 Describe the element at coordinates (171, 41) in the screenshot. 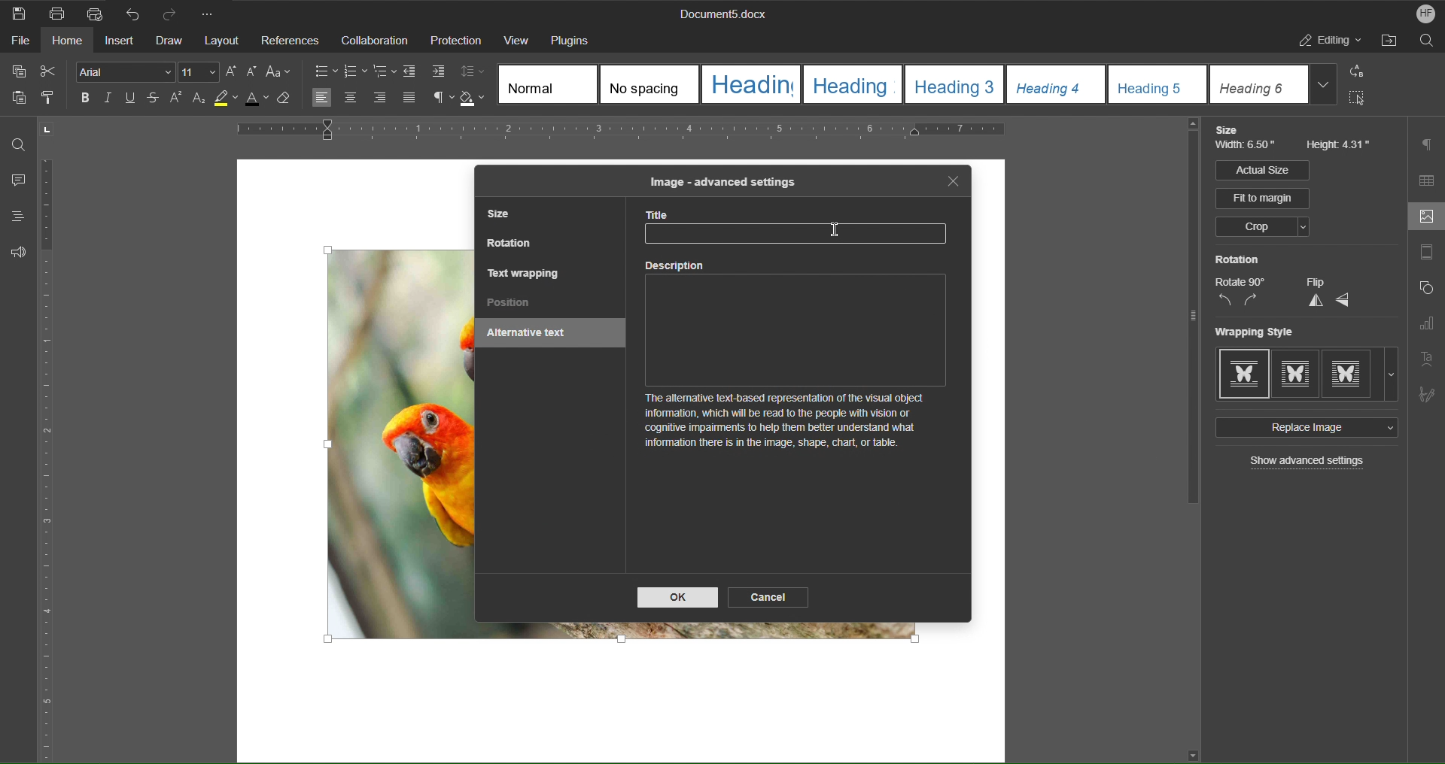

I see `Draw` at that location.